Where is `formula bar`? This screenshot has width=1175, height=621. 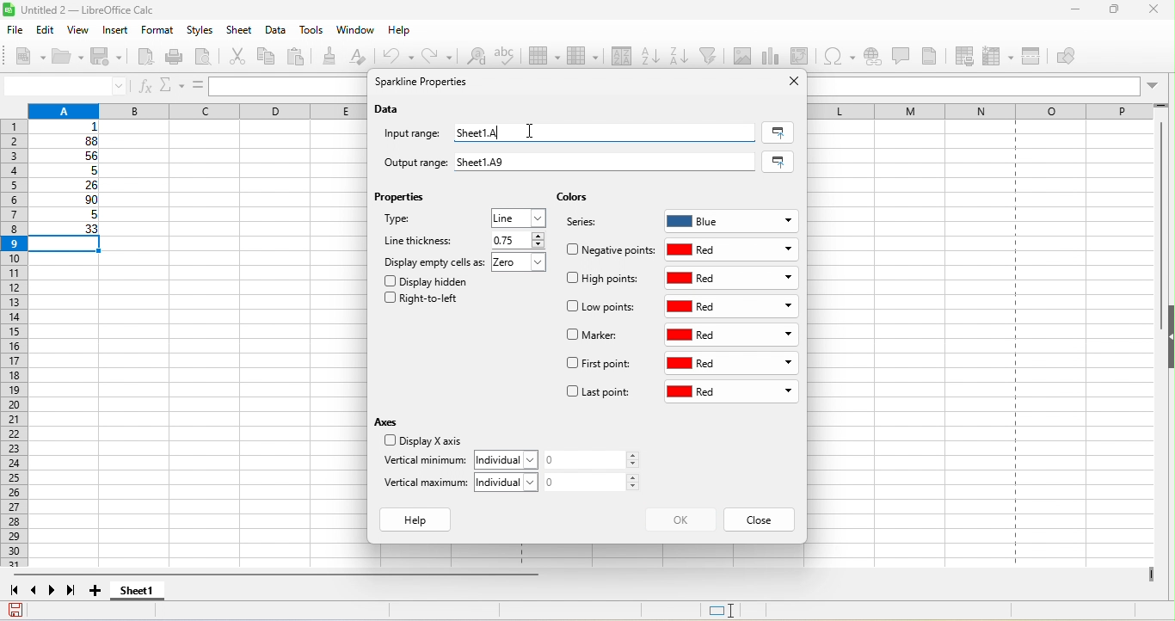
formula bar is located at coordinates (988, 85).